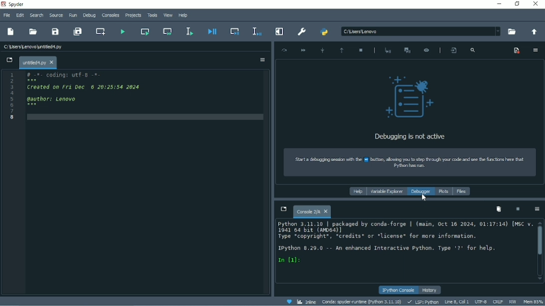  I want to click on Change to parent directory, so click(533, 31).